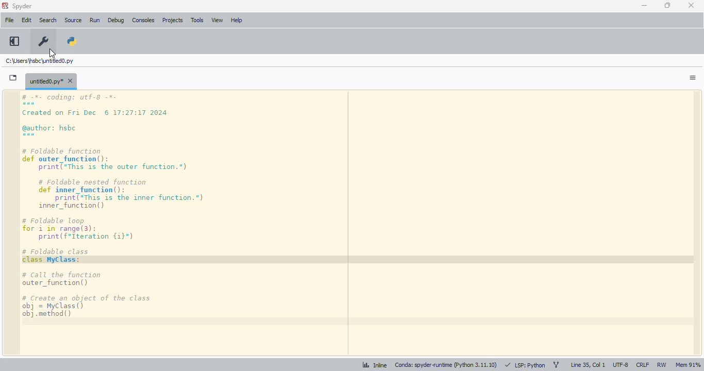 This screenshot has width=704, height=371. I want to click on projects, so click(173, 21).